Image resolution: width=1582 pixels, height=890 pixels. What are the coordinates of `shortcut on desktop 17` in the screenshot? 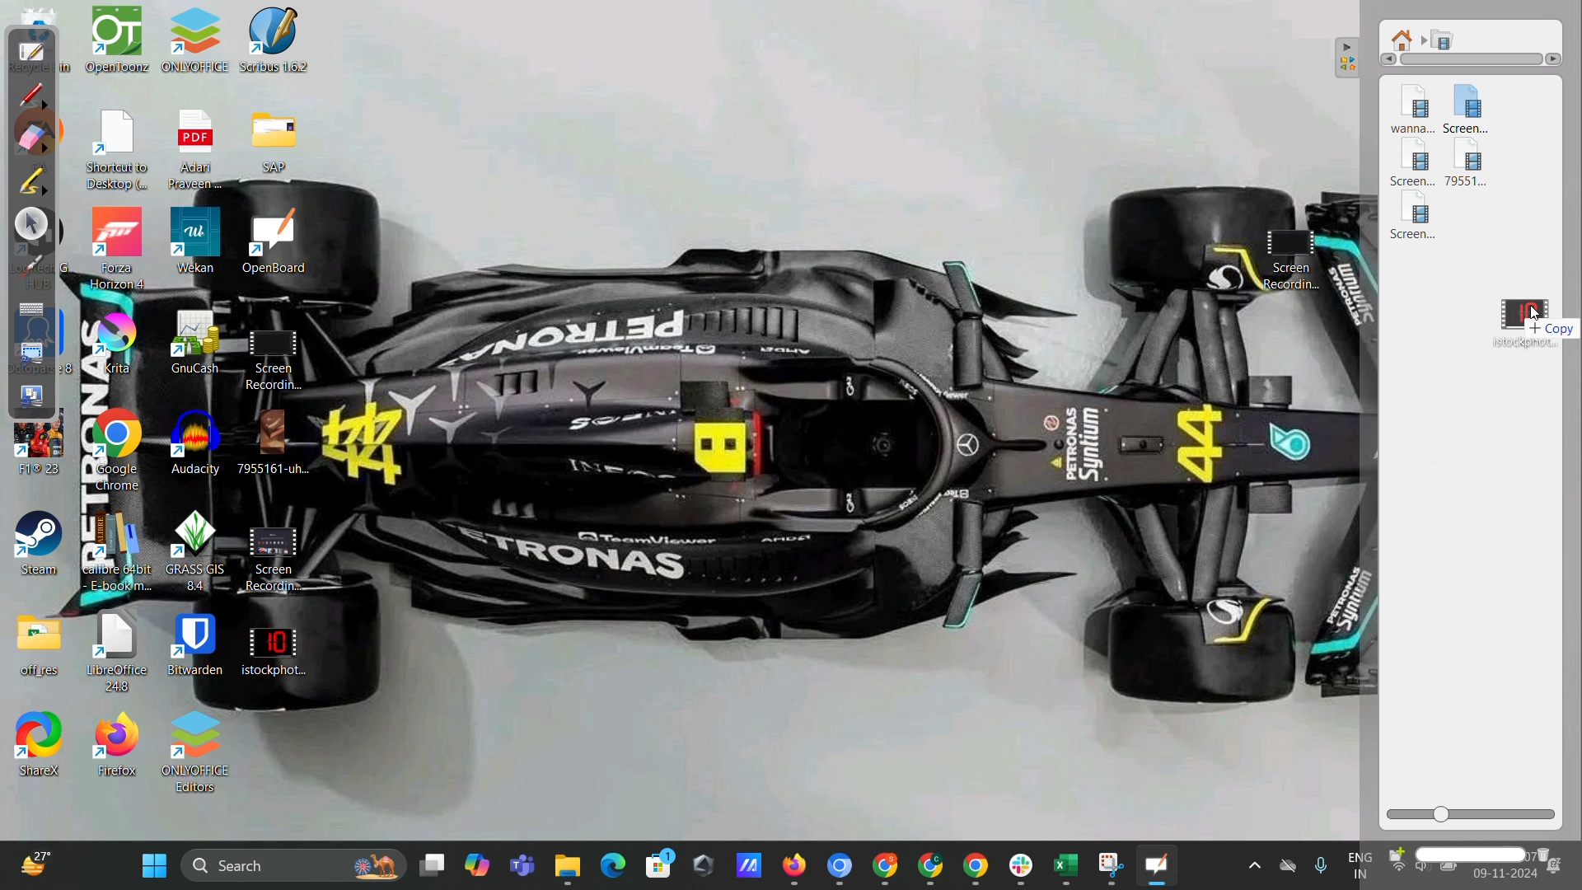 It's located at (42, 747).